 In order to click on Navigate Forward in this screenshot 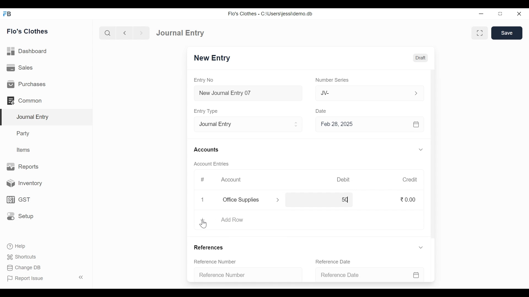, I will do `click(141, 33)`.